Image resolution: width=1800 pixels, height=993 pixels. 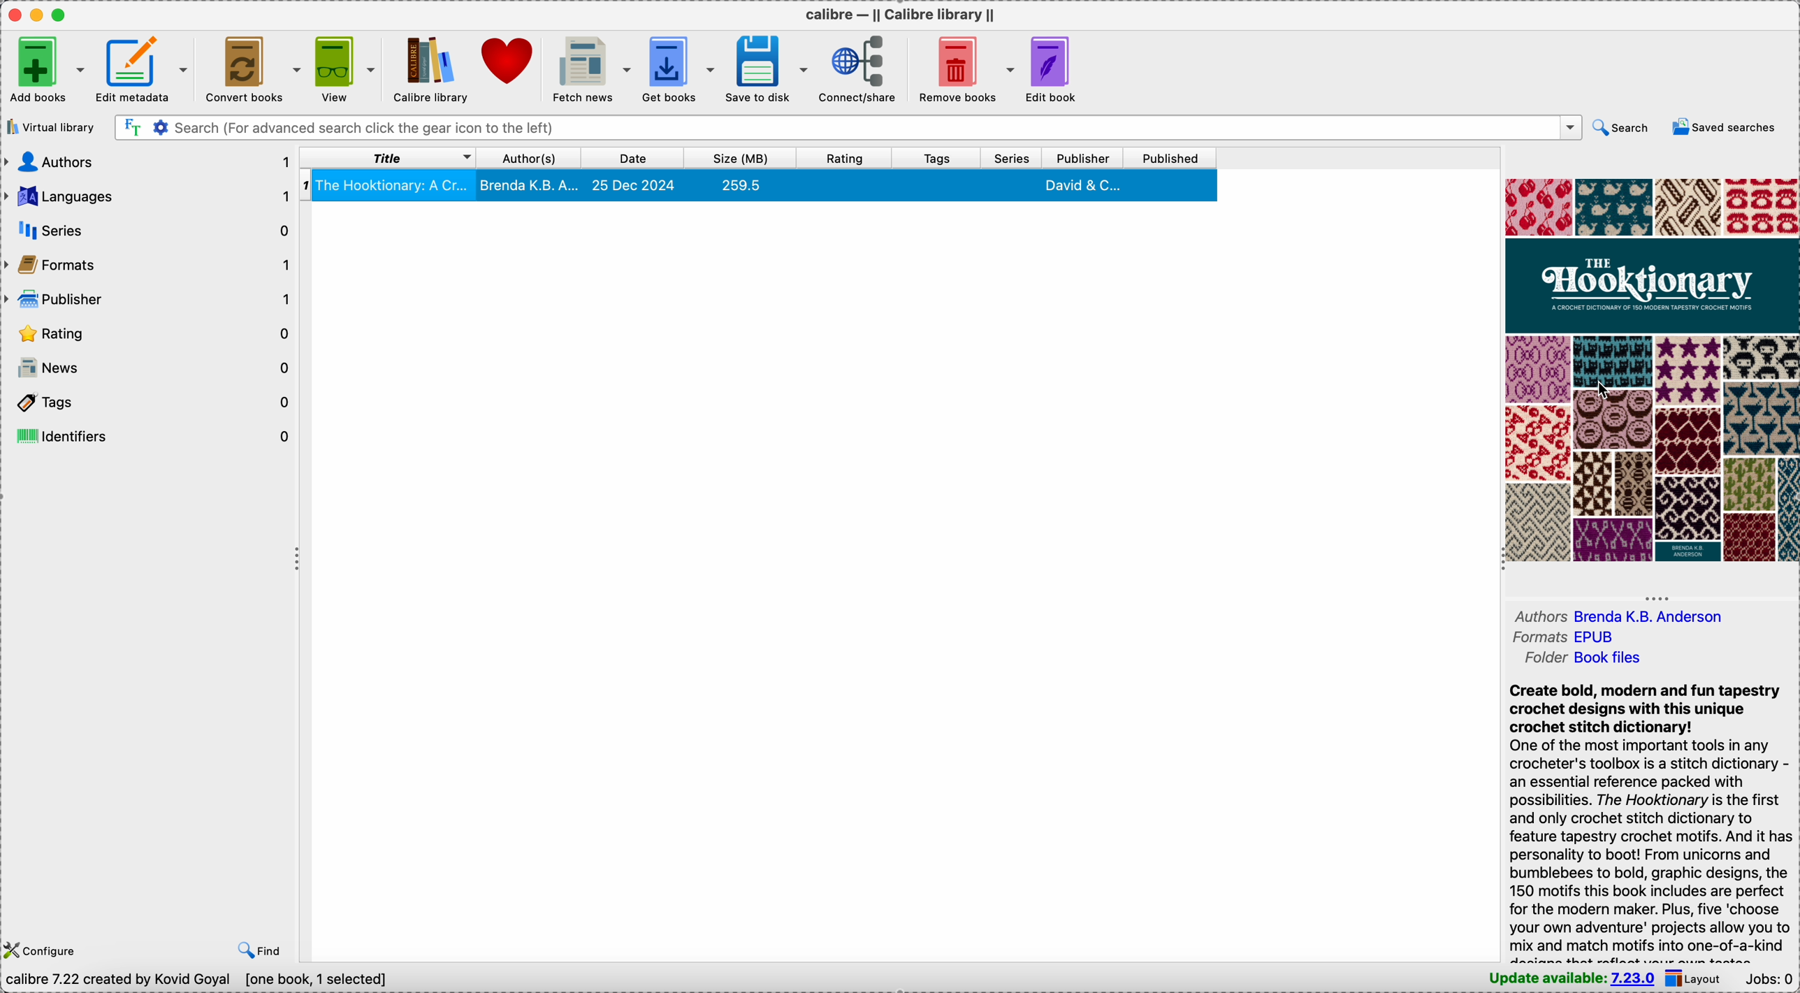 I want to click on edit book, so click(x=1052, y=70).